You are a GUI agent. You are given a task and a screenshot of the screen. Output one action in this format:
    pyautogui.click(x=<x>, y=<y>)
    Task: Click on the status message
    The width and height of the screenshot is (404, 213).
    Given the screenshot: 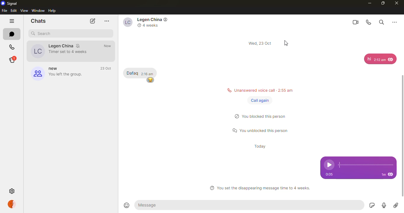 What is the action you would take?
    pyautogui.click(x=262, y=117)
    